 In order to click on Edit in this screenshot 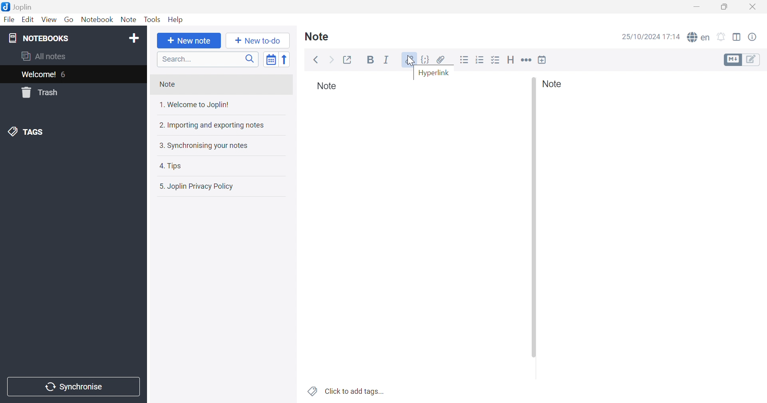, I will do `click(28, 20)`.